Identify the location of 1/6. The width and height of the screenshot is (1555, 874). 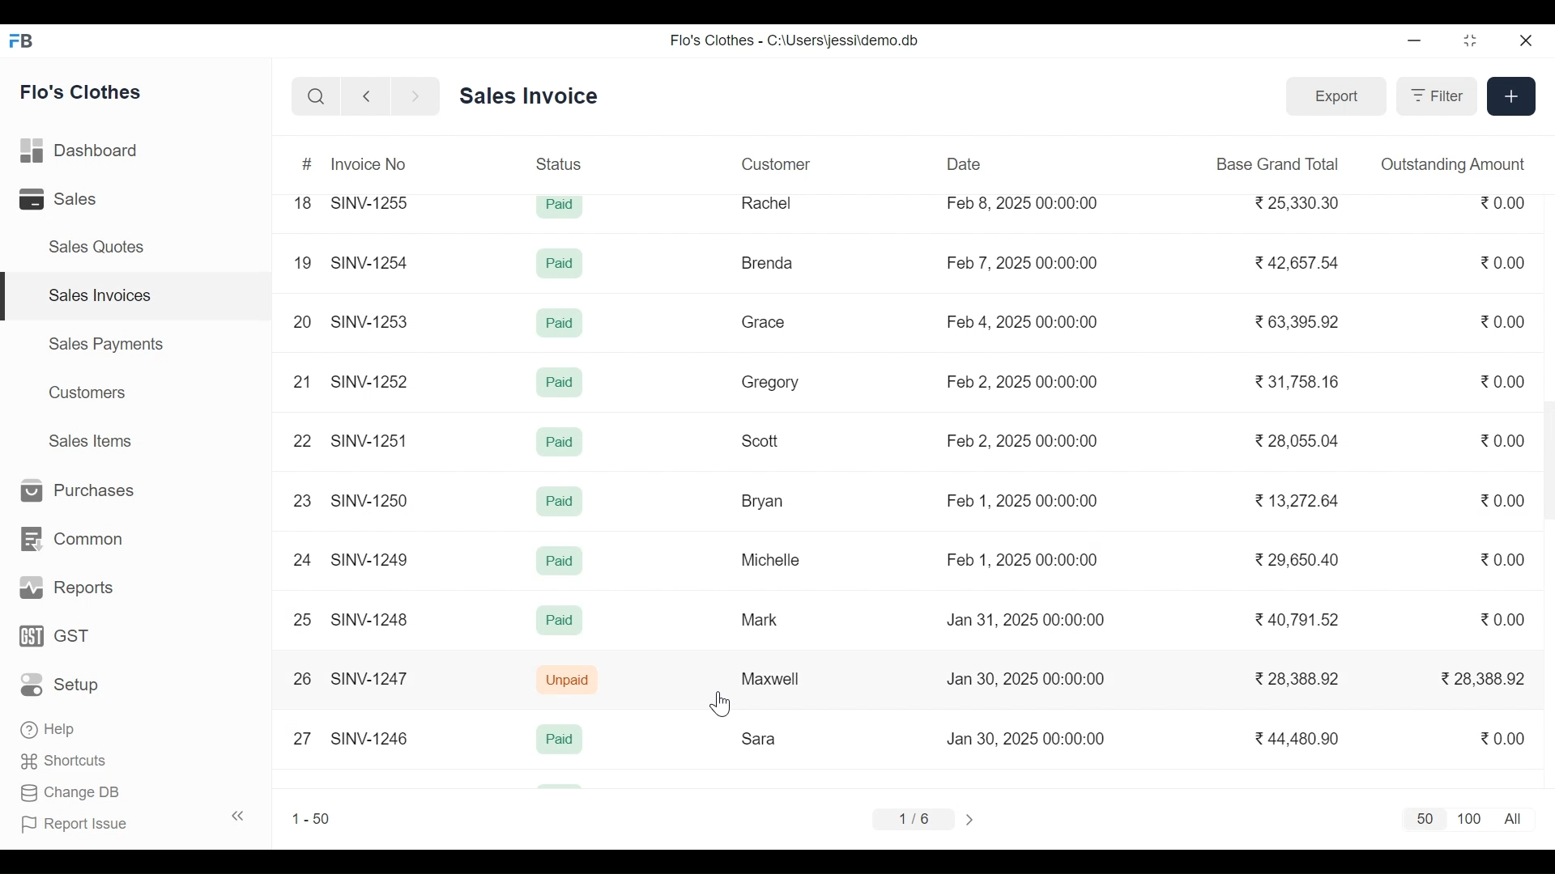
(912, 817).